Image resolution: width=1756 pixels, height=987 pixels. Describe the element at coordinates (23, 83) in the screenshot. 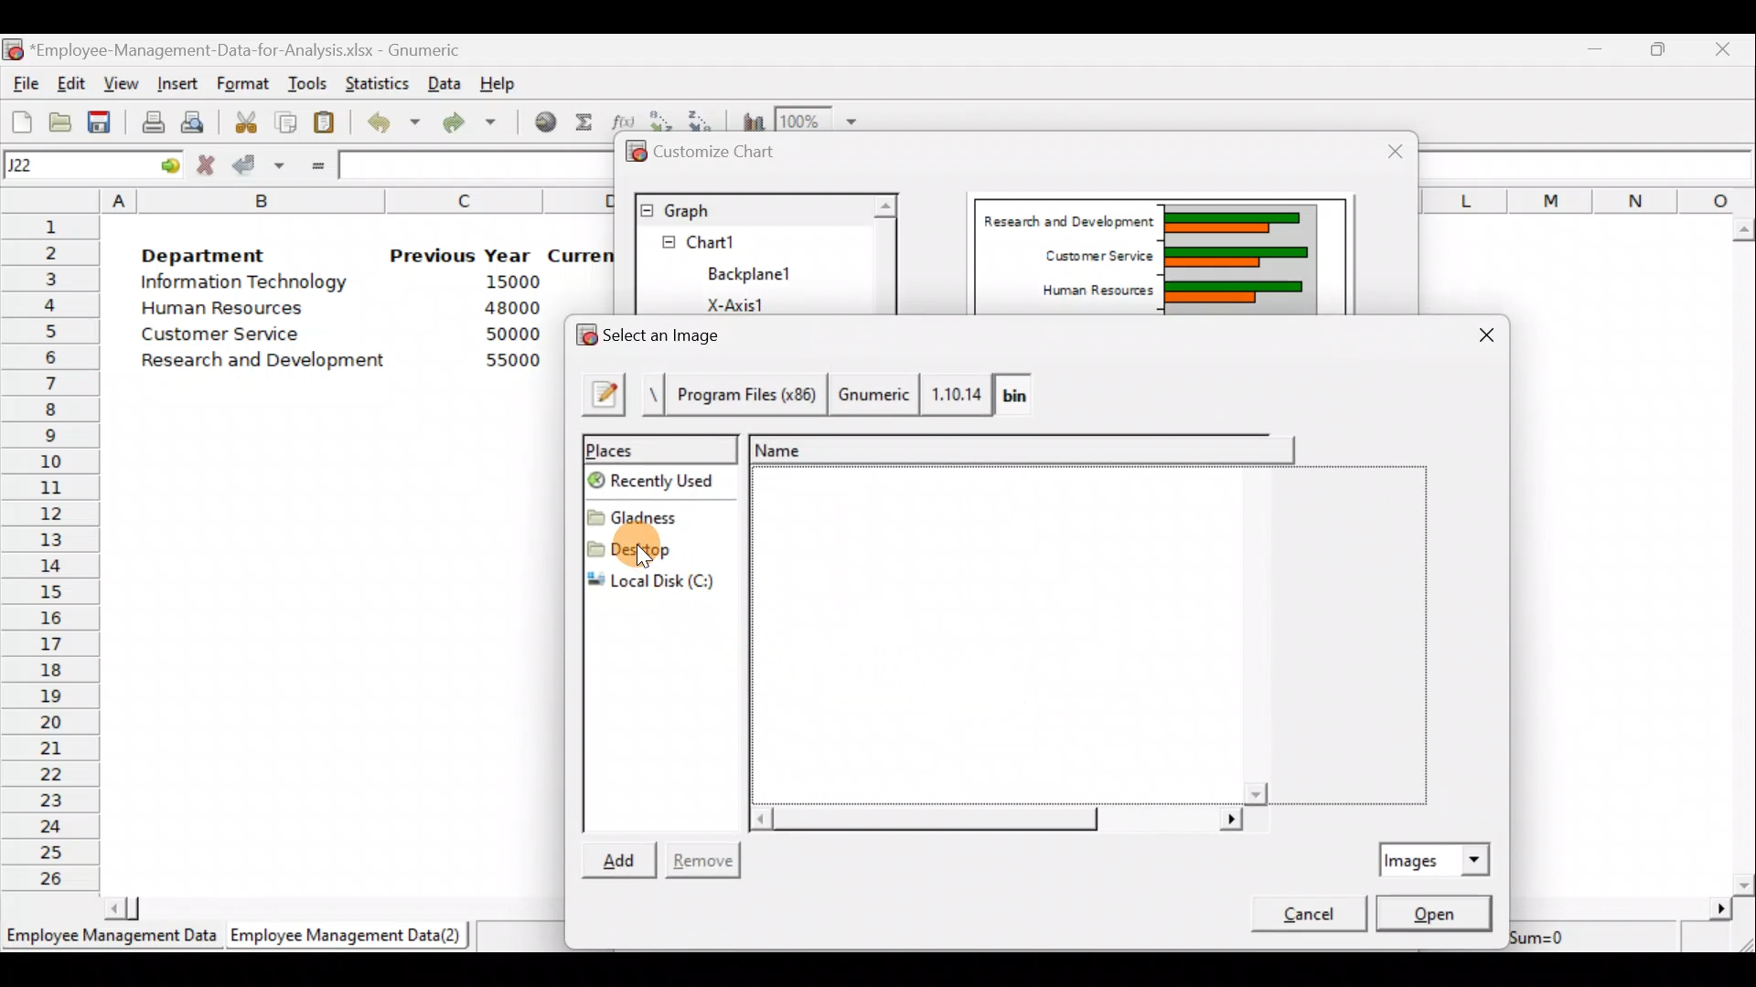

I see `File` at that location.